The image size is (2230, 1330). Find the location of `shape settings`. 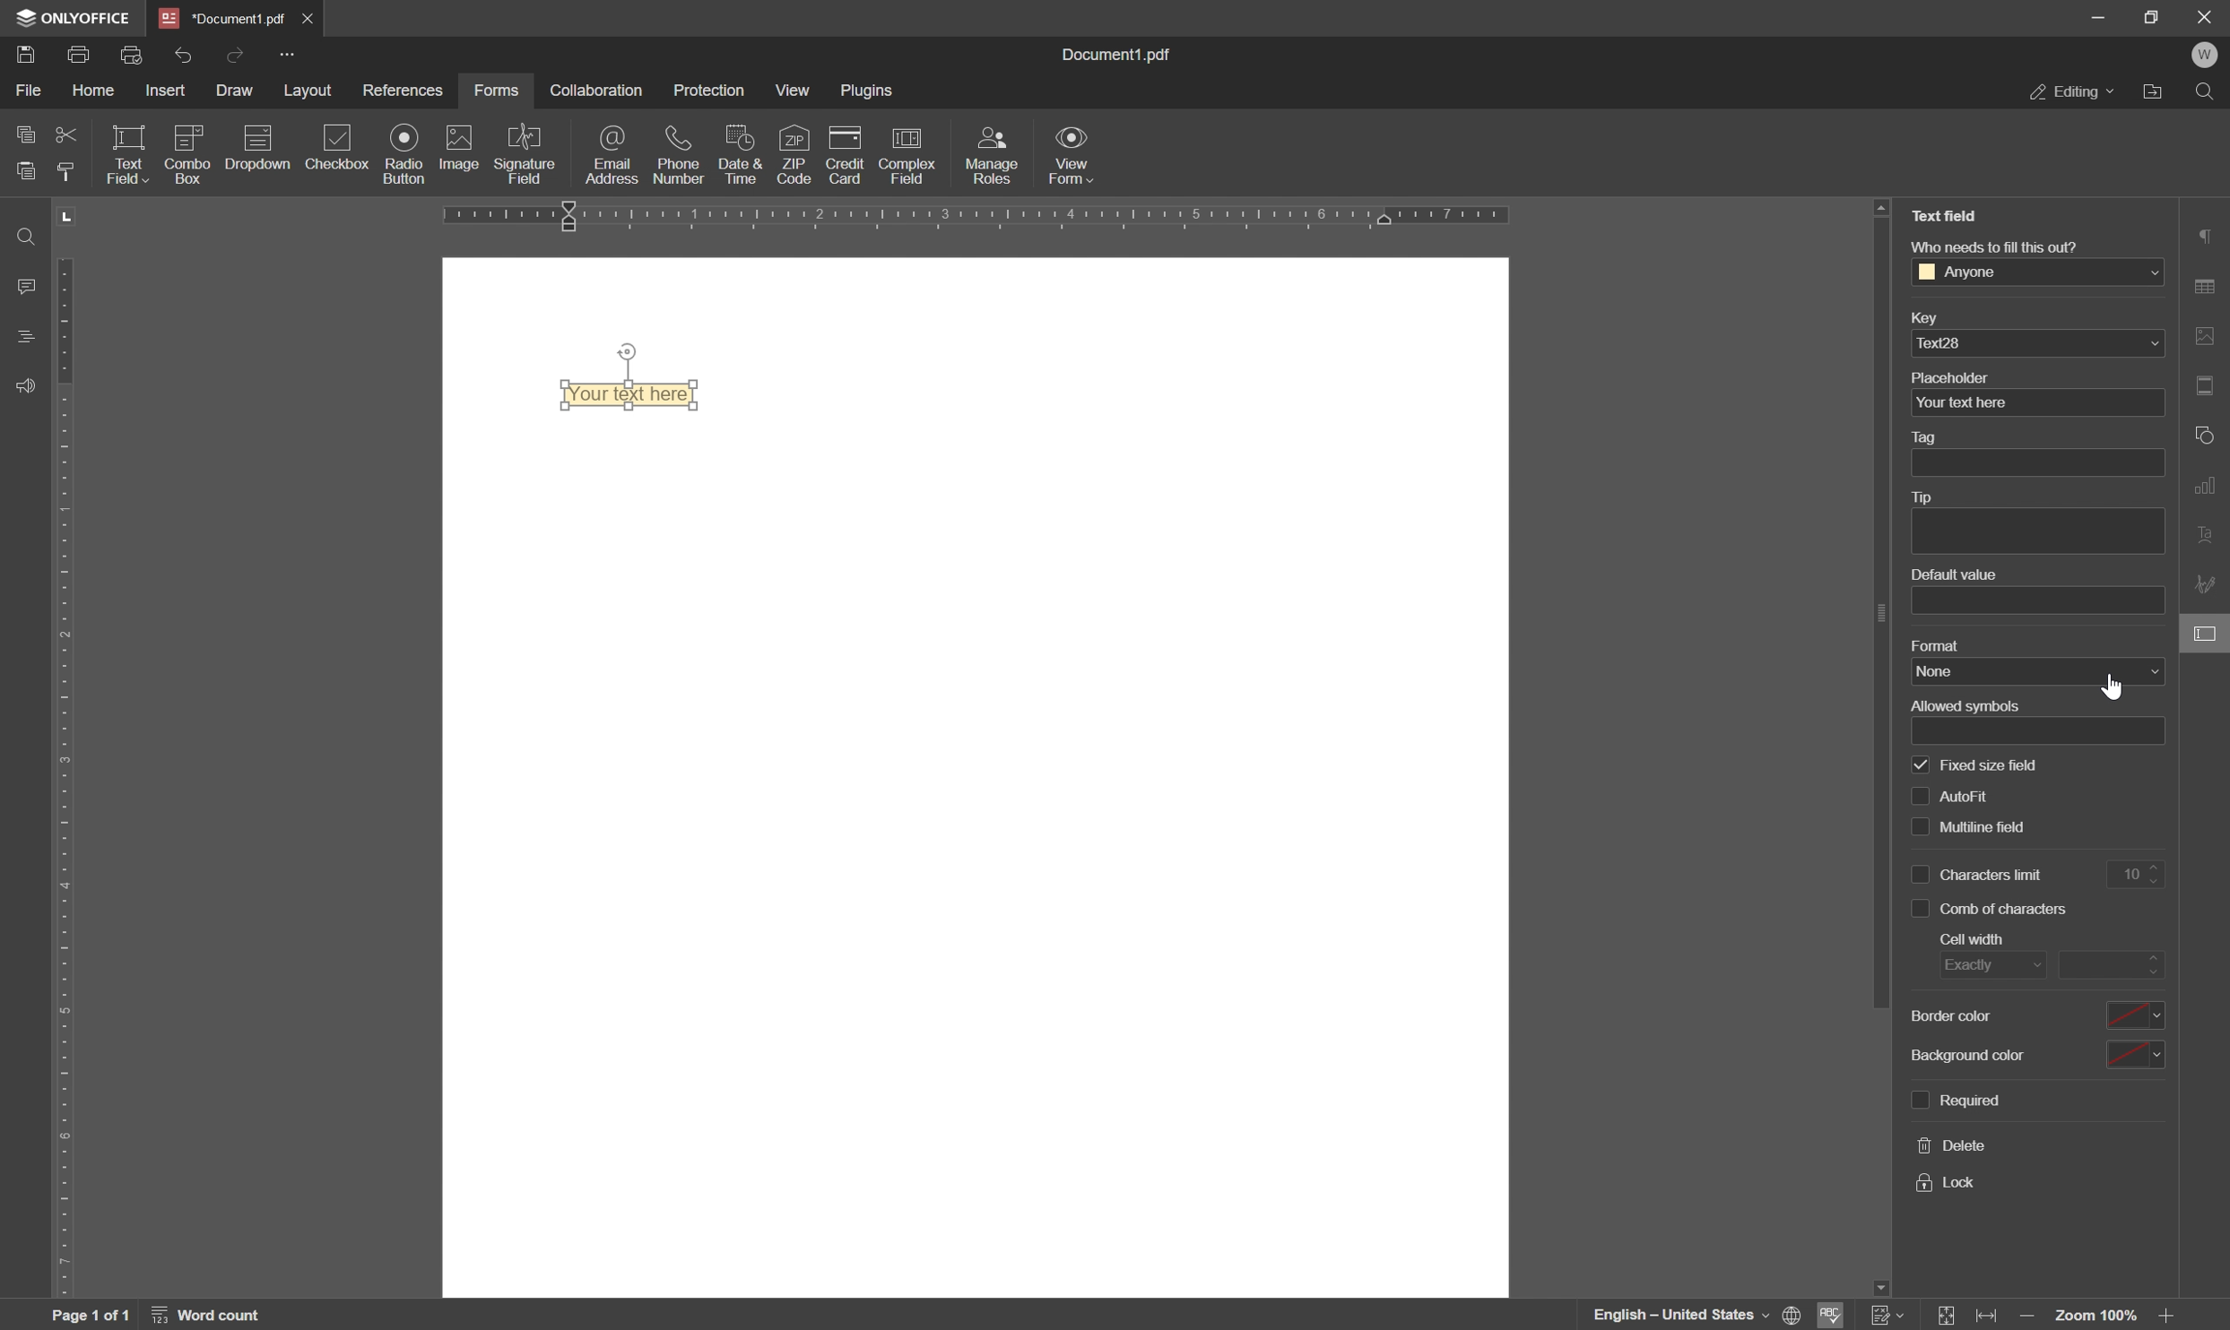

shape settings is located at coordinates (2207, 434).